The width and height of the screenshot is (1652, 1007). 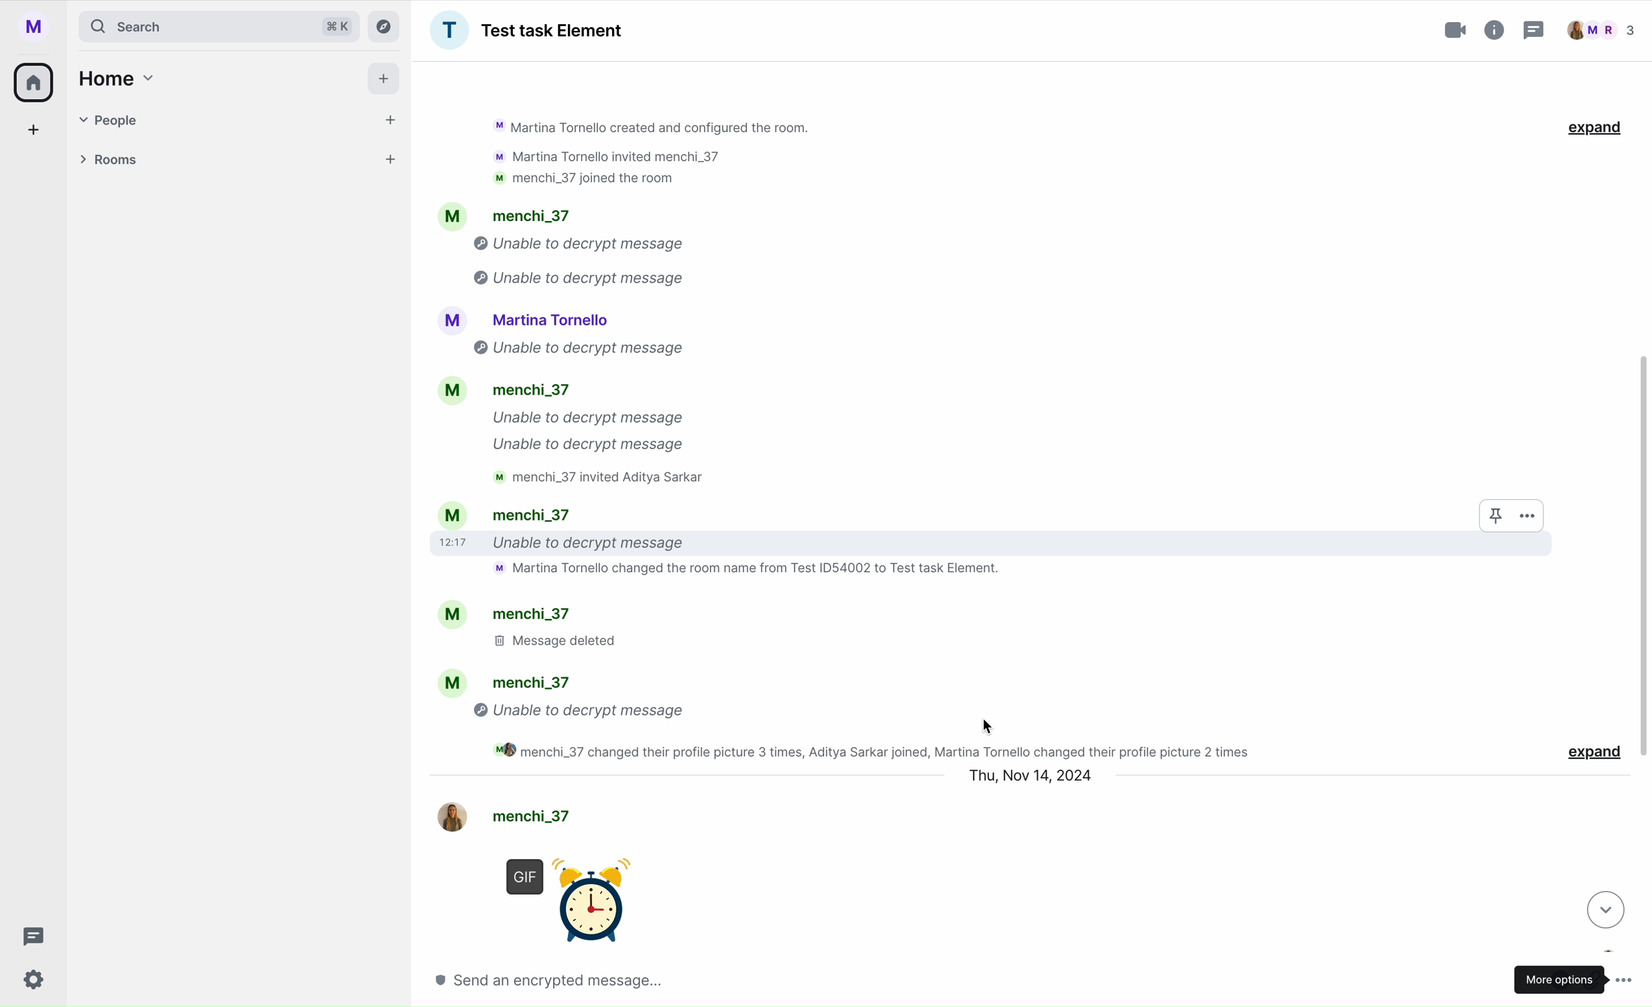 What do you see at coordinates (218, 26) in the screenshot?
I see `search tab` at bounding box center [218, 26].